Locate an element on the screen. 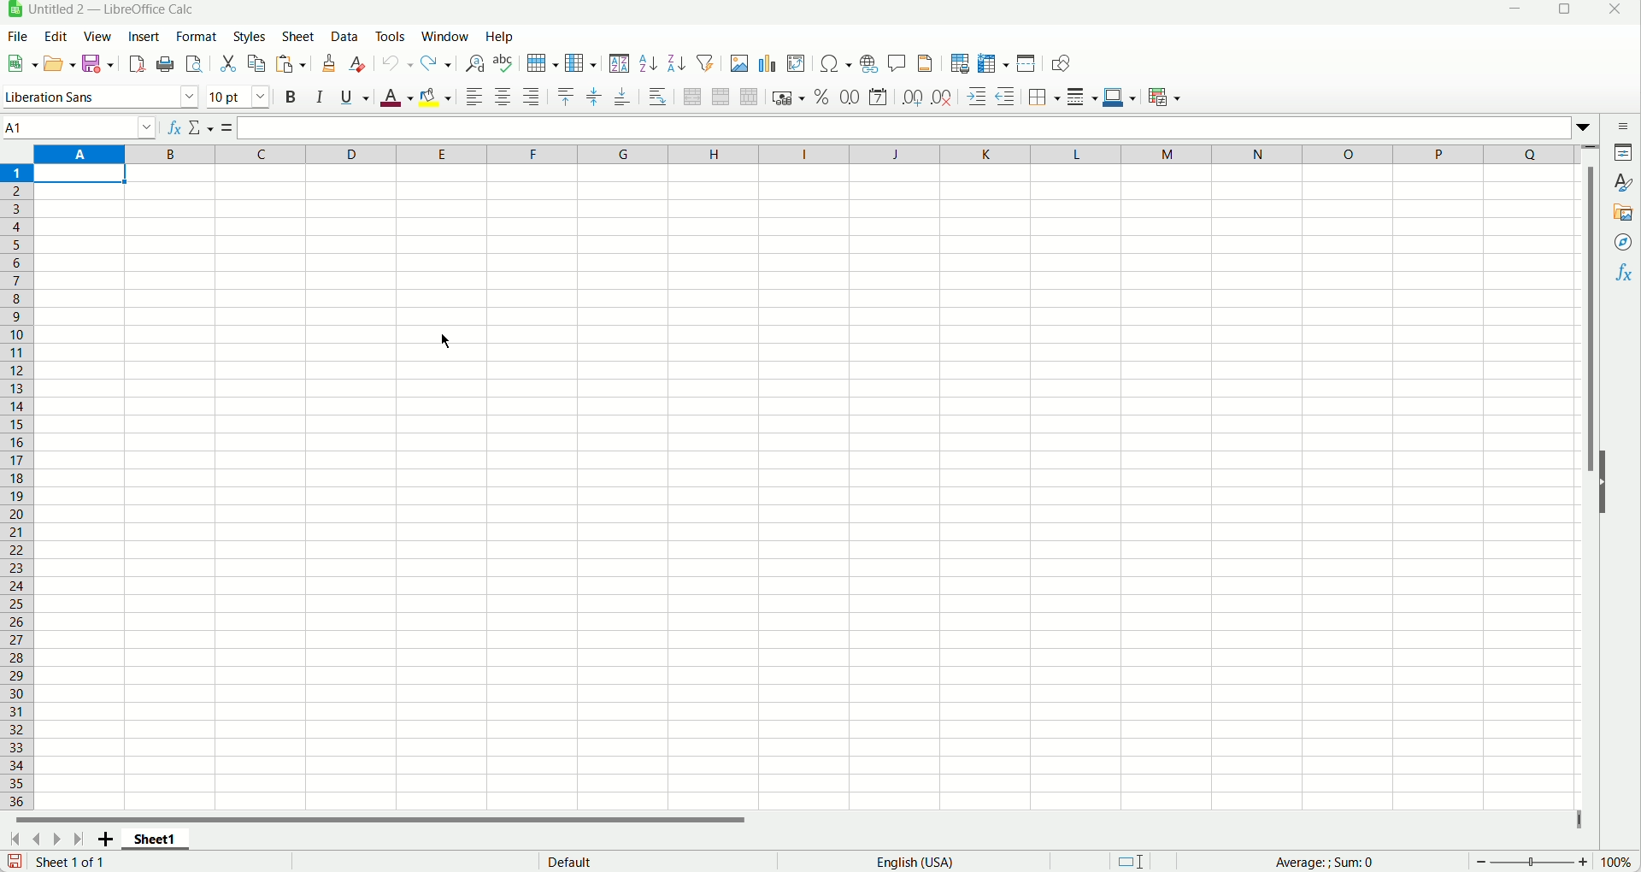 The image size is (1641, 872). Insert comment is located at coordinates (897, 63).